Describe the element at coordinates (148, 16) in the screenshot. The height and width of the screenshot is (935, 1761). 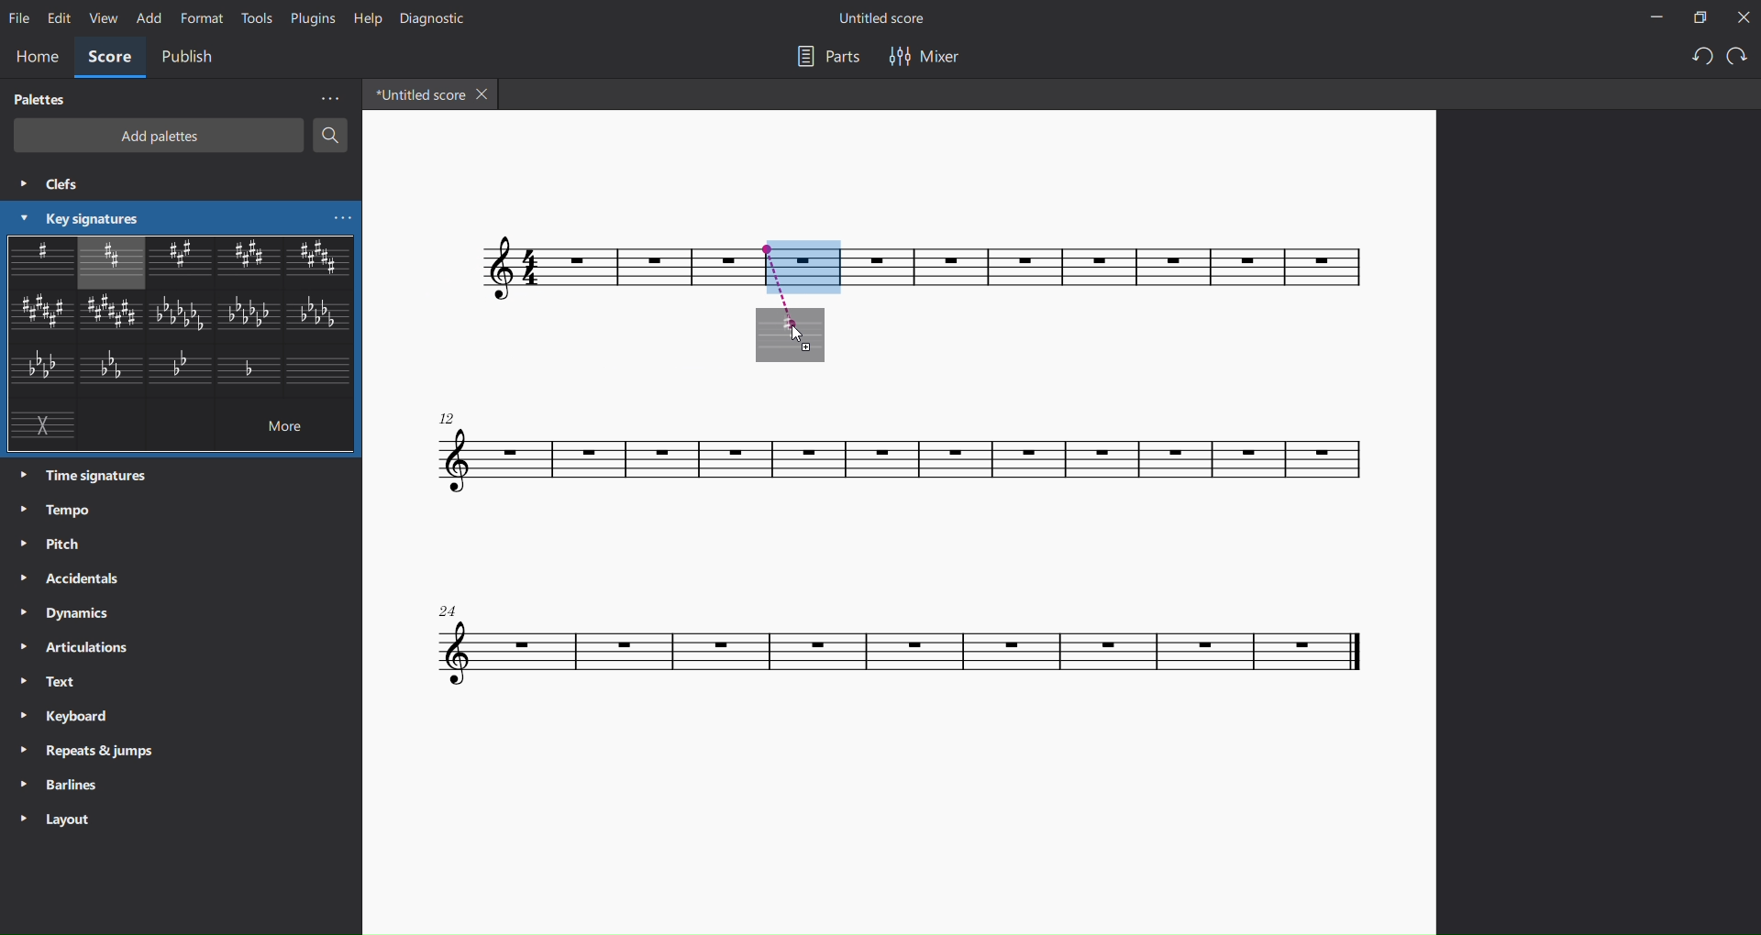
I see `add` at that location.